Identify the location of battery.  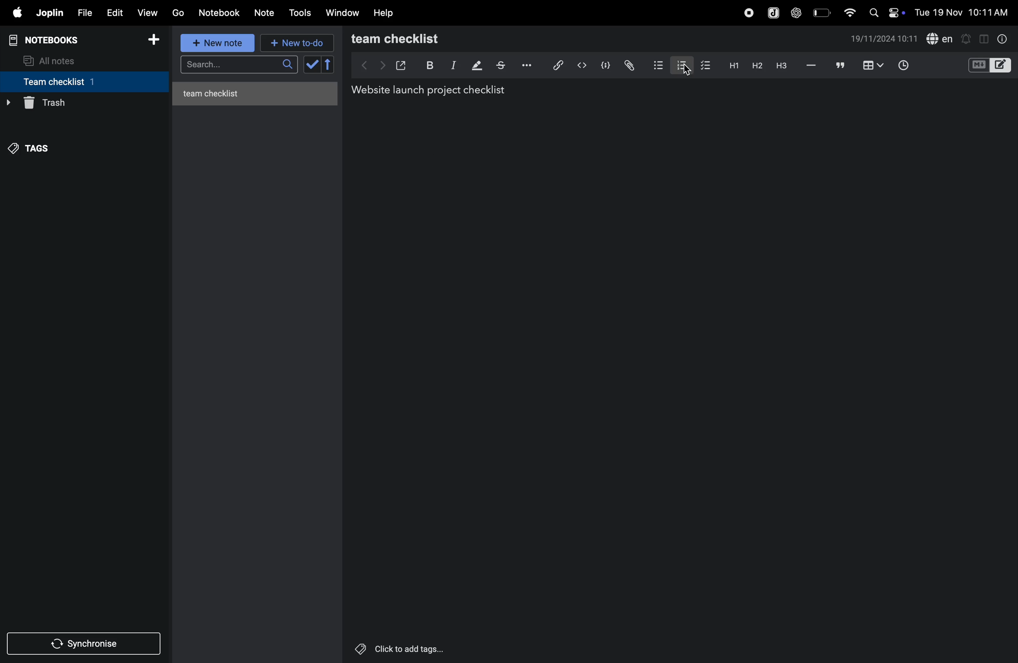
(821, 12).